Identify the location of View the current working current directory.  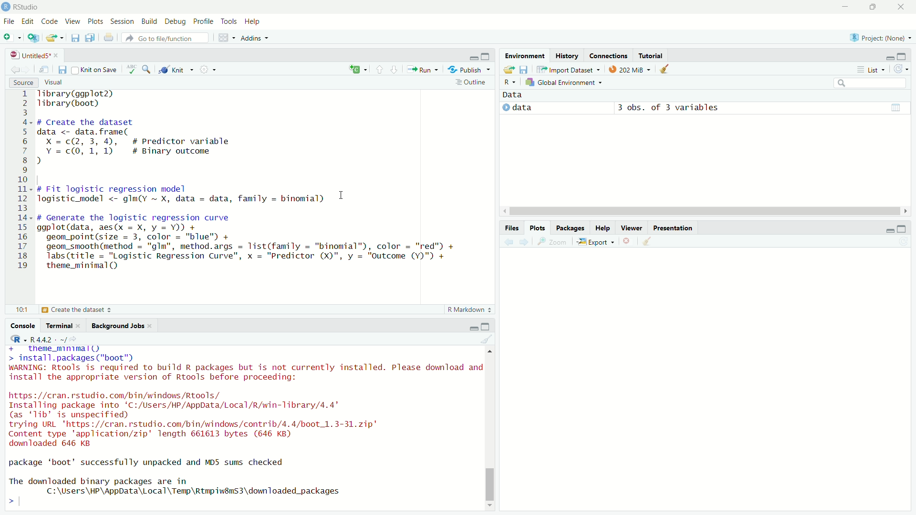
(73, 339).